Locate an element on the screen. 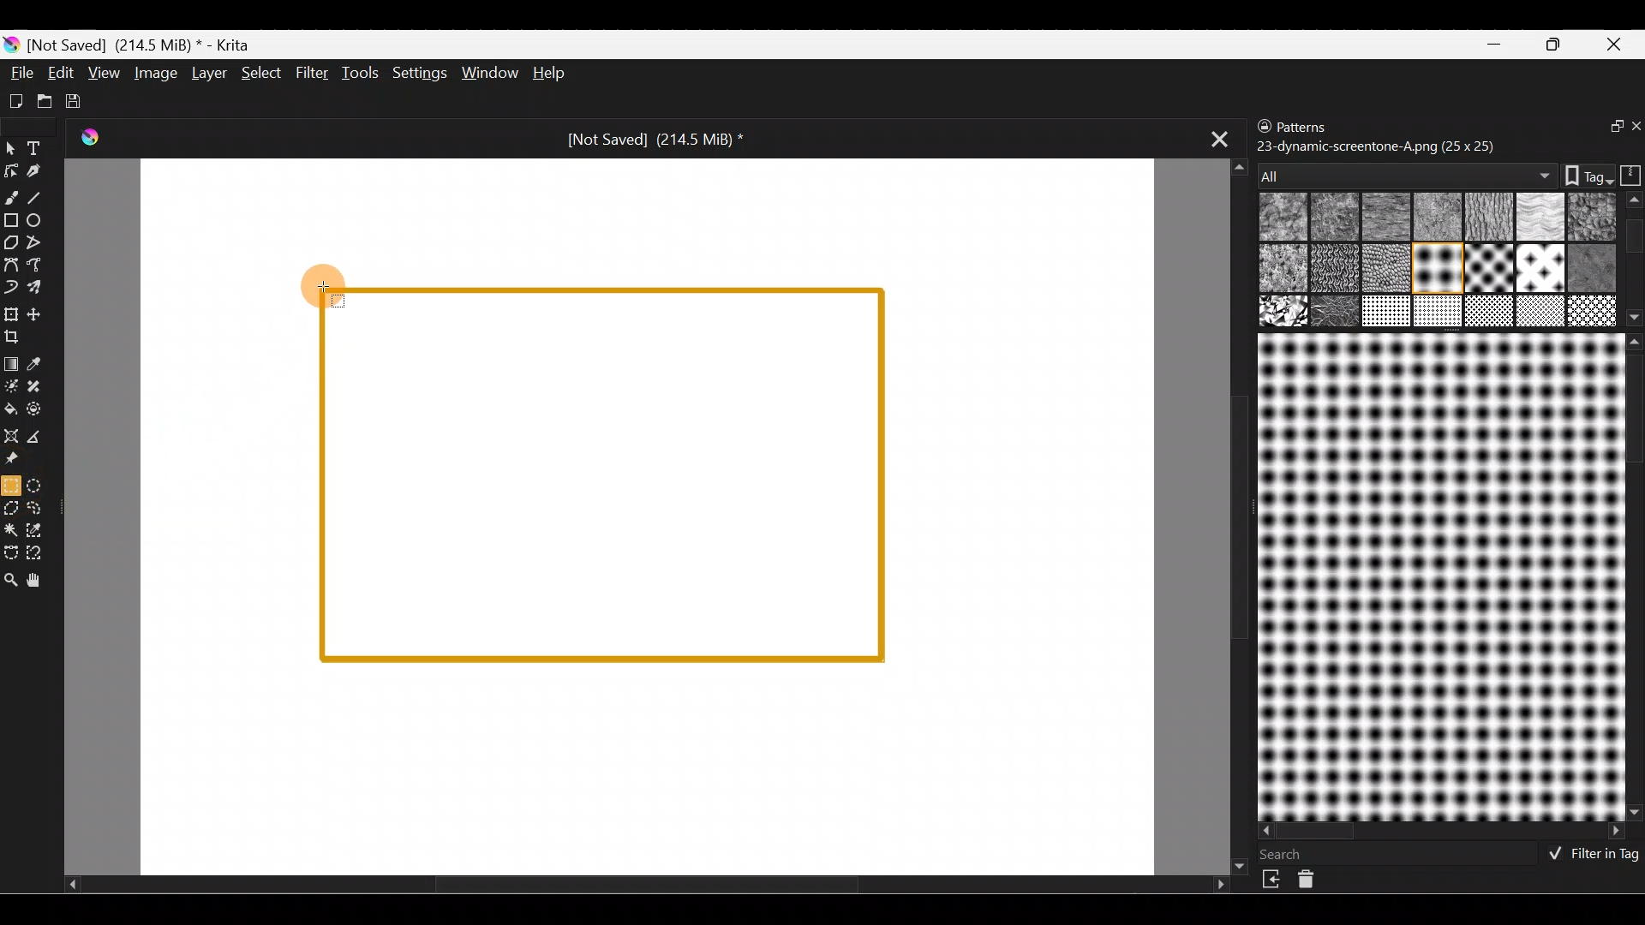 The height and width of the screenshot is (925, 1645). Dynamic brush tool is located at coordinates (11, 288).